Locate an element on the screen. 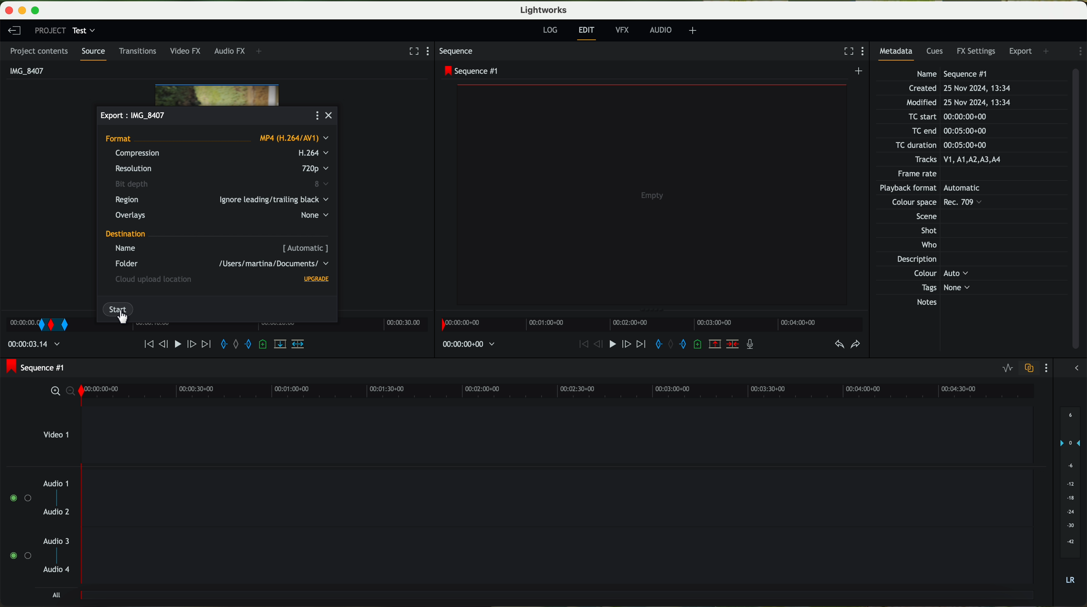 The height and width of the screenshot is (607, 1087). log is located at coordinates (551, 31).